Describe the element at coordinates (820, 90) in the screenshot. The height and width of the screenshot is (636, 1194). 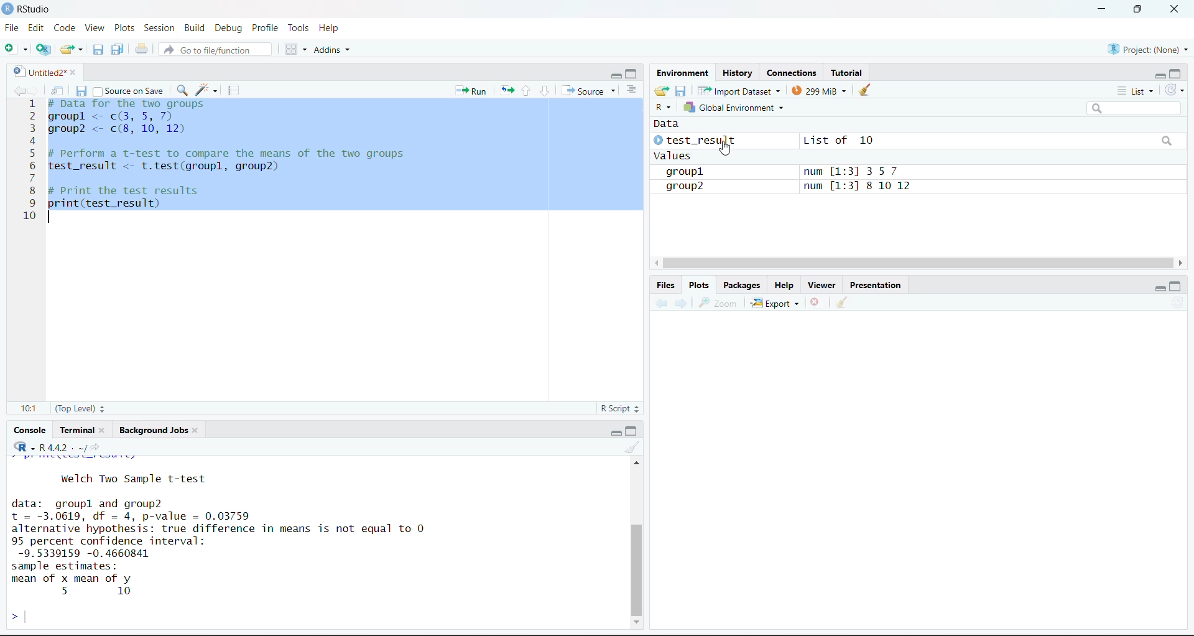
I see `299 MiB` at that location.